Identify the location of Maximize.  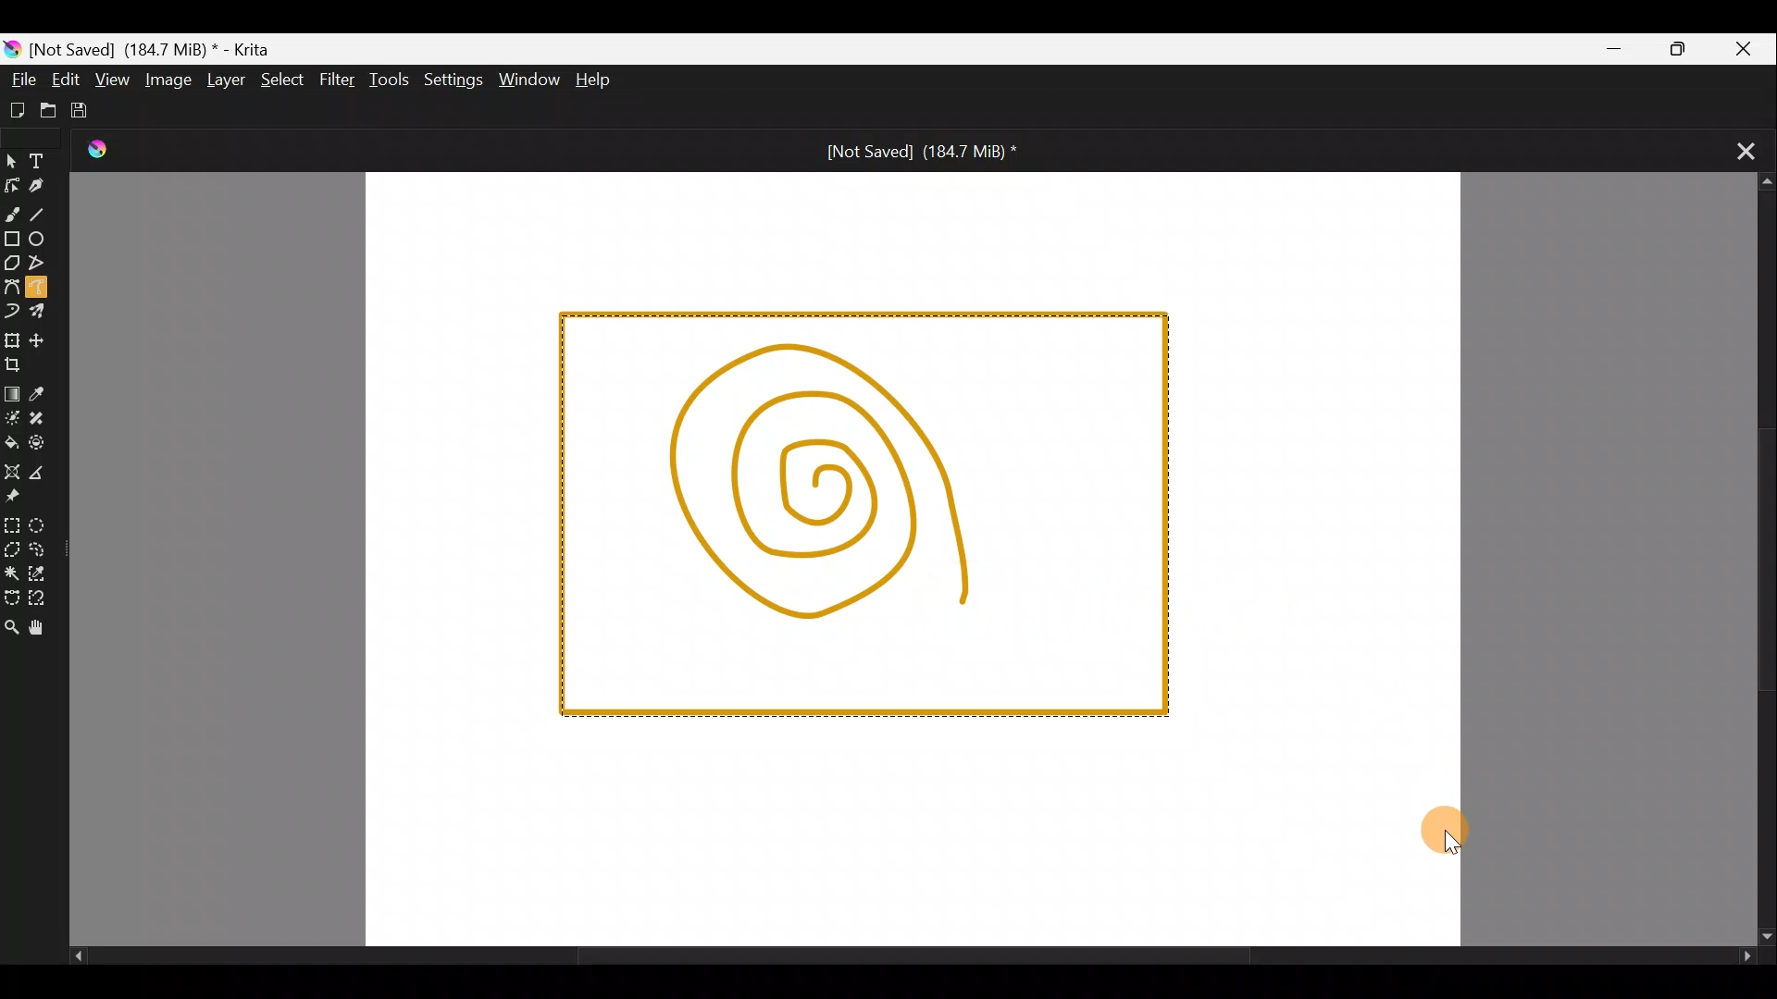
(1684, 48).